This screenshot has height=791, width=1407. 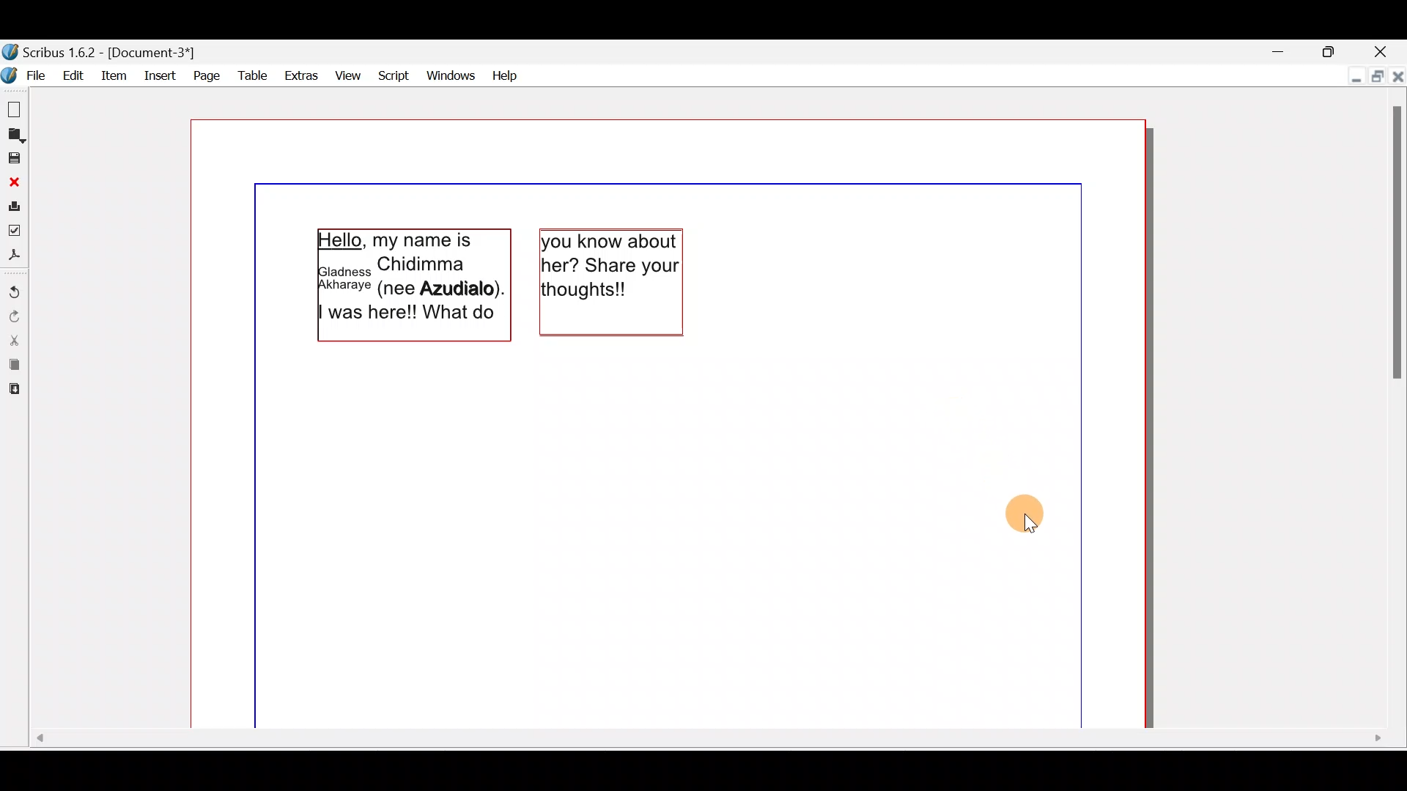 I want to click on File, so click(x=26, y=73).